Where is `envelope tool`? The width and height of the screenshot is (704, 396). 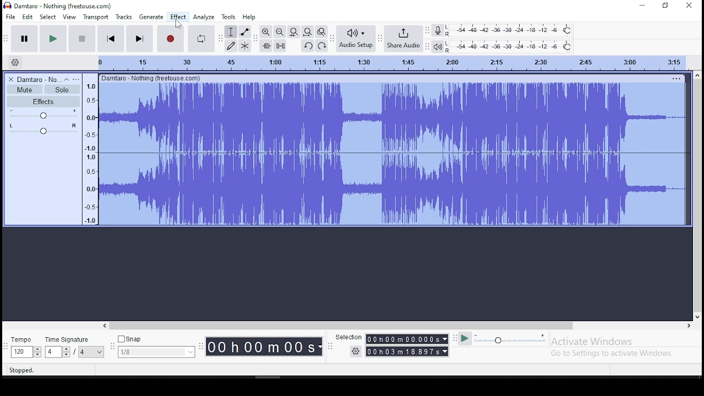 envelope tool is located at coordinates (245, 32).